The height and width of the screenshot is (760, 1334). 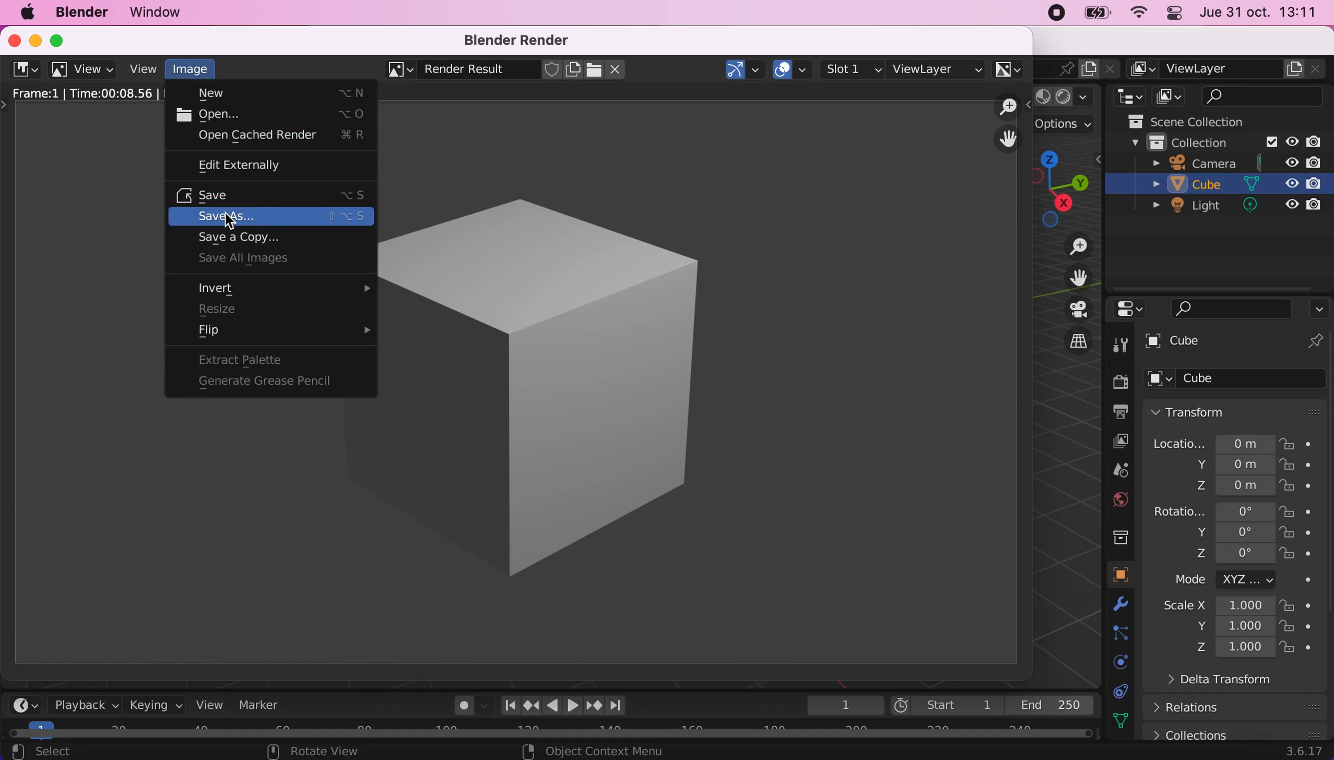 I want to click on play animation, so click(x=552, y=705).